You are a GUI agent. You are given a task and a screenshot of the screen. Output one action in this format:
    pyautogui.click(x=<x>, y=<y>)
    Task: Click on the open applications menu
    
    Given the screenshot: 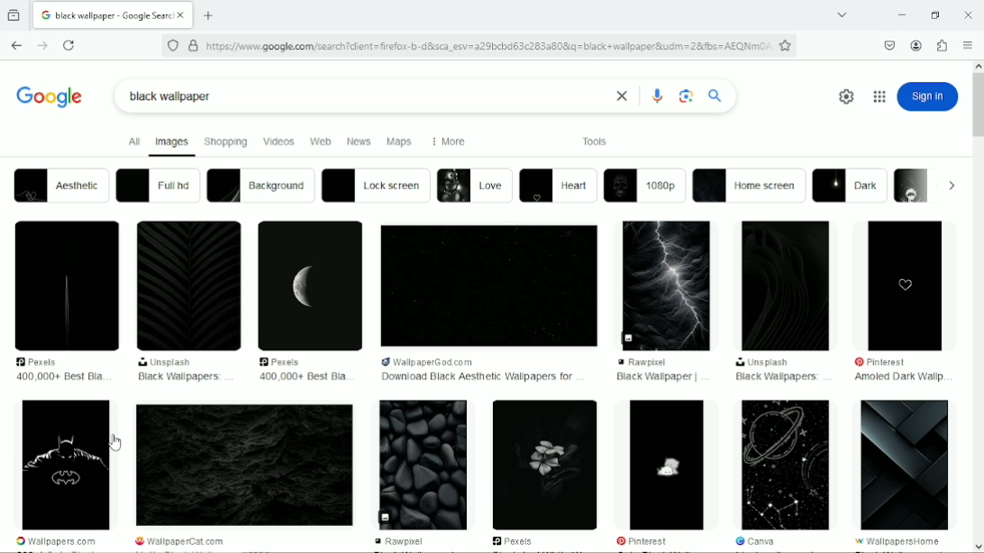 What is the action you would take?
    pyautogui.click(x=968, y=46)
    